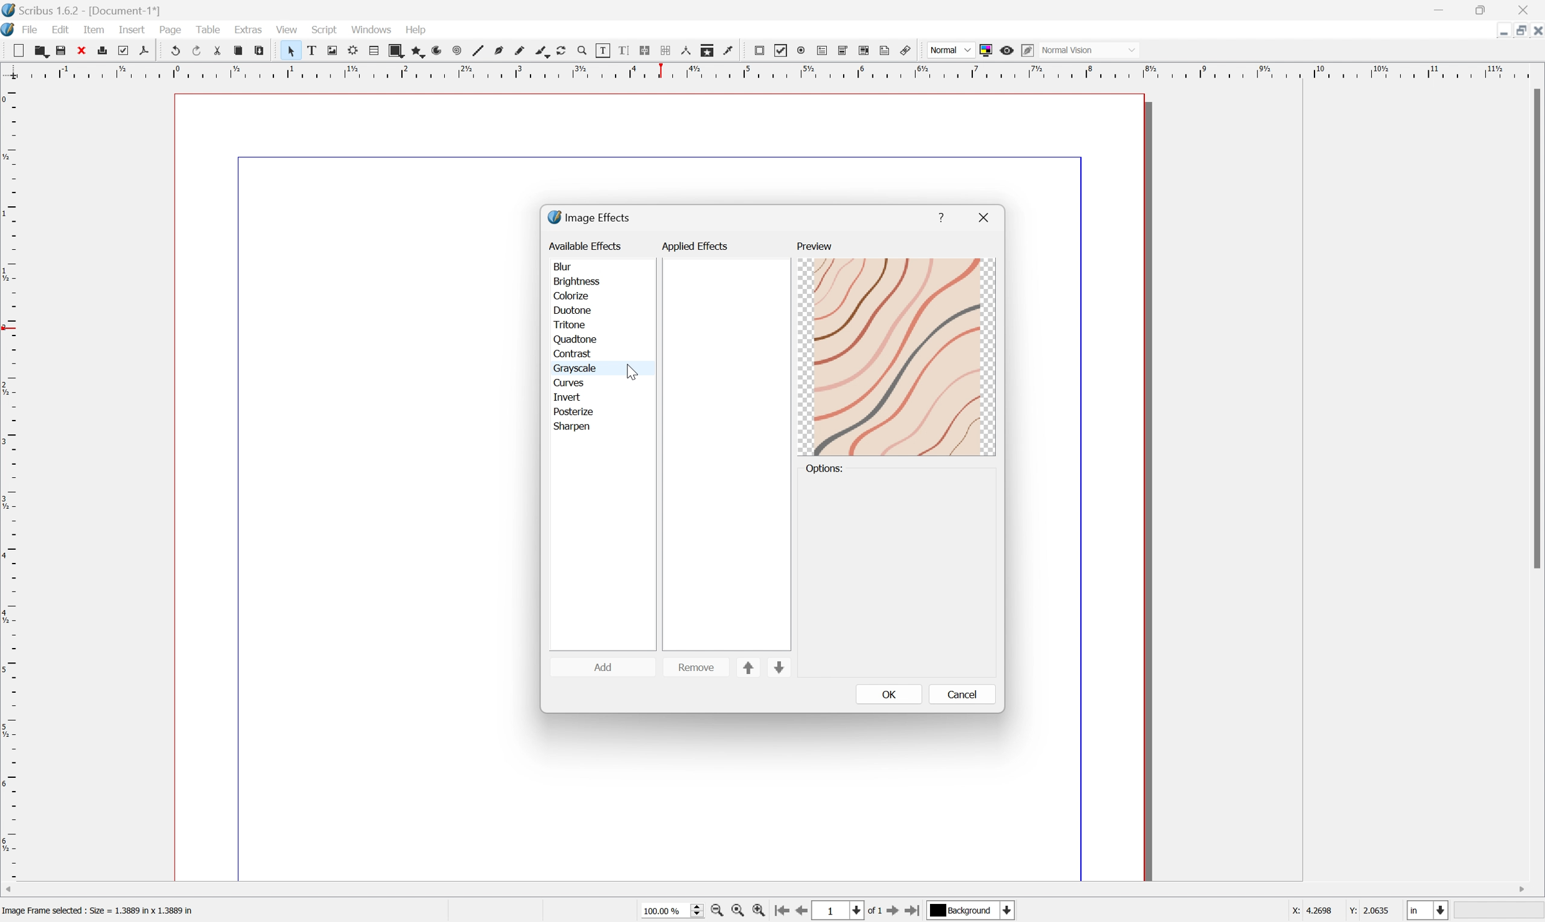  I want to click on preview, so click(813, 246).